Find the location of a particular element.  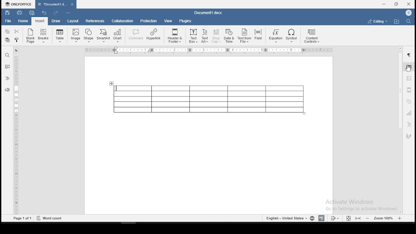

Page1 of 1 is located at coordinates (23, 219).